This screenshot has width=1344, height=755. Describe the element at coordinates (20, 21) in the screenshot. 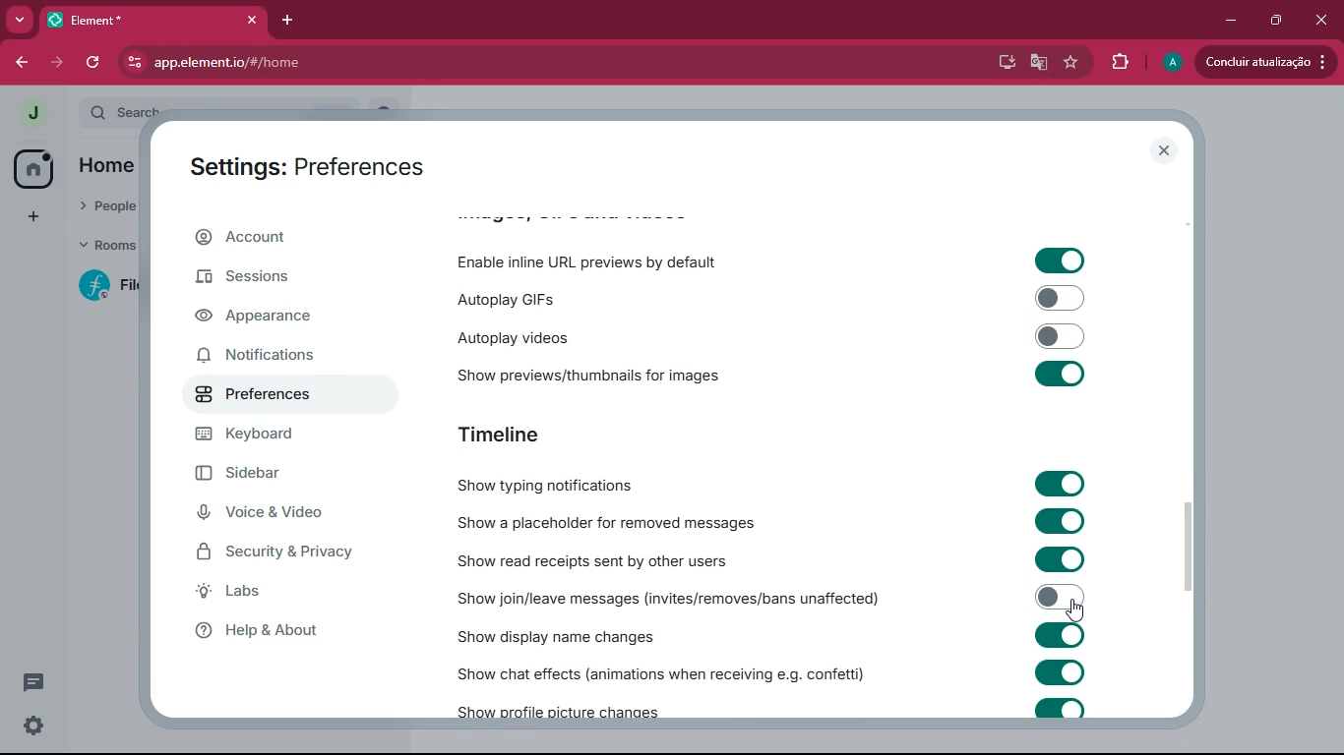

I see `more` at that location.